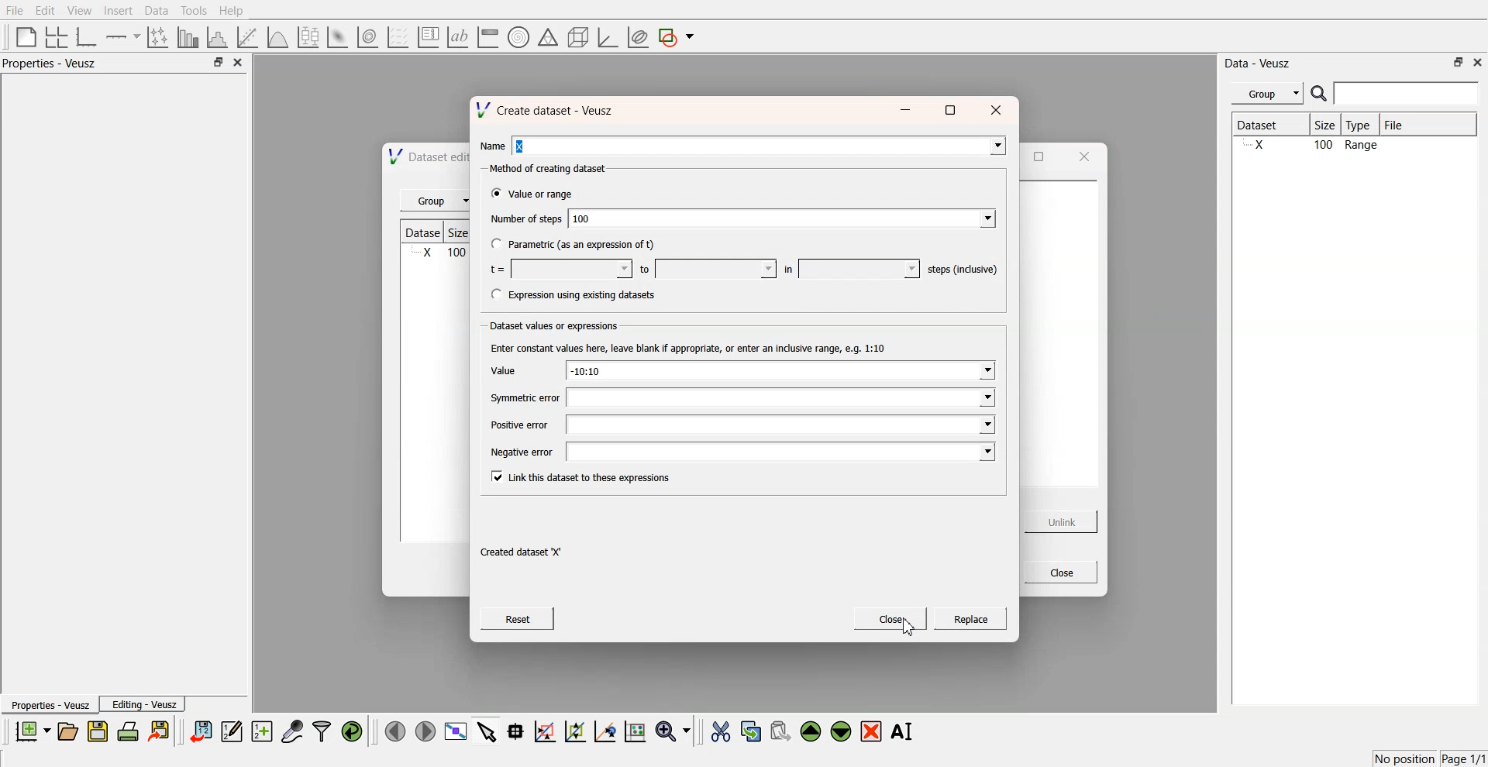  Describe the element at coordinates (761, 144) in the screenshot. I see `X` at that location.